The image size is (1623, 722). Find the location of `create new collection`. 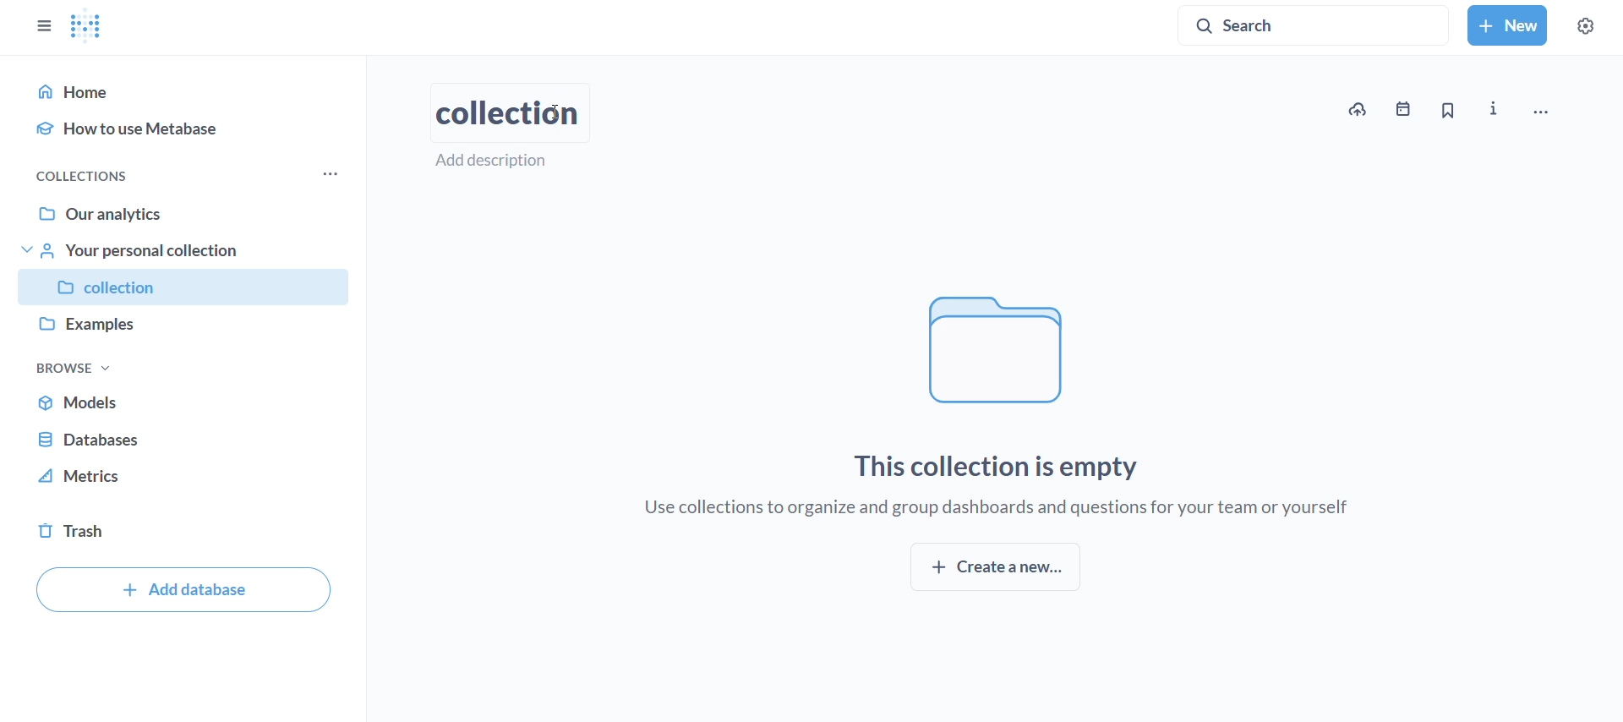

create new collection is located at coordinates (995, 567).